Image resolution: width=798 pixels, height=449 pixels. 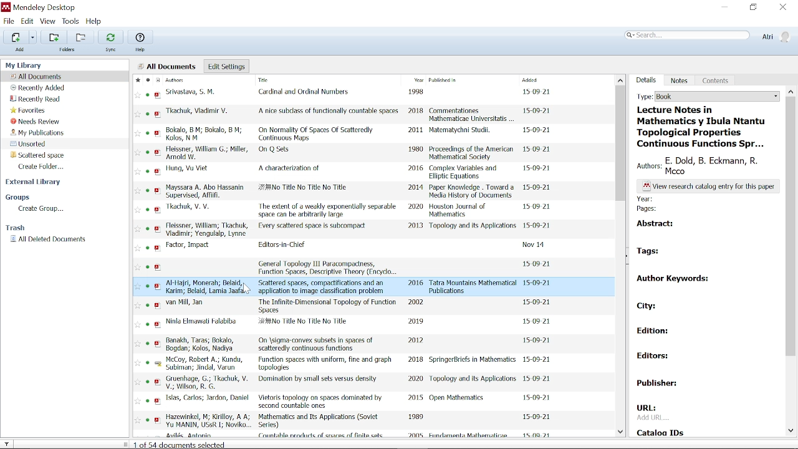 What do you see at coordinates (137, 258) in the screenshot?
I see `favorites` at bounding box center [137, 258].